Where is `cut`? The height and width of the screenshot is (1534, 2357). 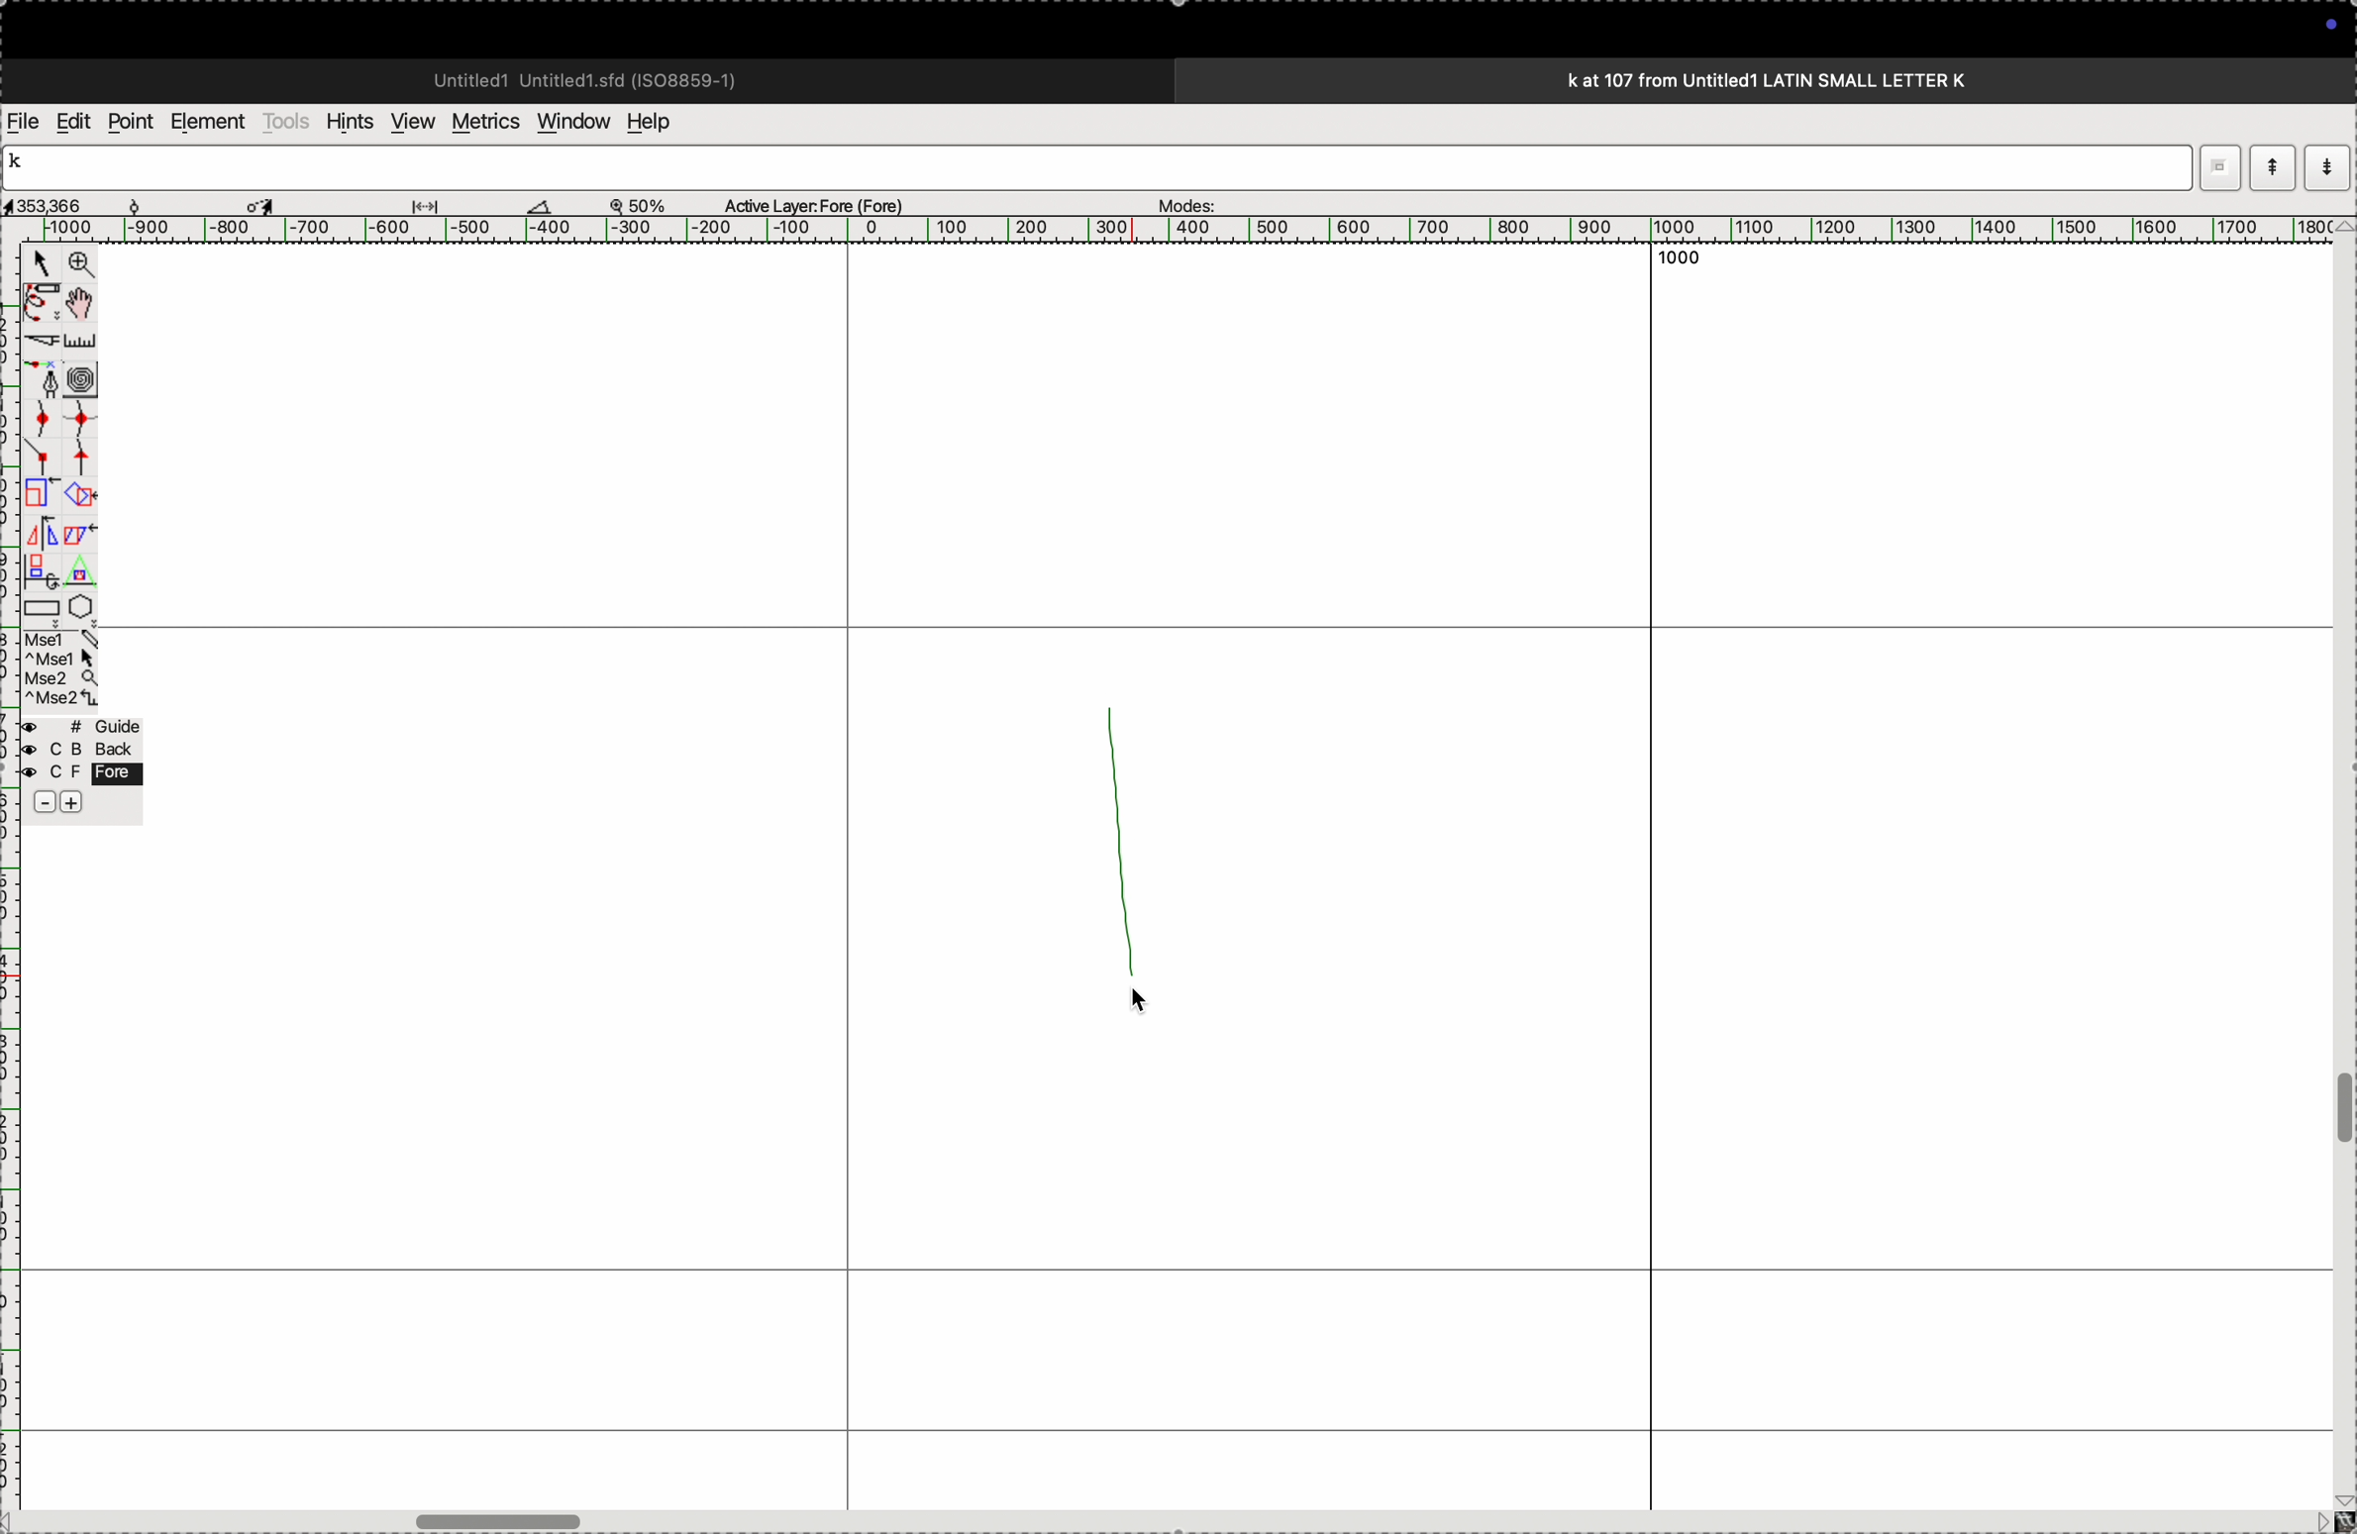
cut is located at coordinates (39, 341).